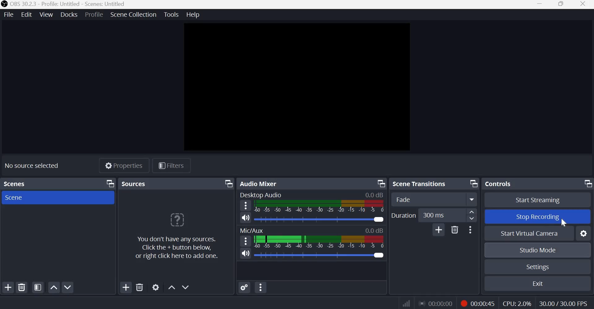 Image resolution: width=594 pixels, height=309 pixels. Describe the element at coordinates (9, 15) in the screenshot. I see `File` at that location.